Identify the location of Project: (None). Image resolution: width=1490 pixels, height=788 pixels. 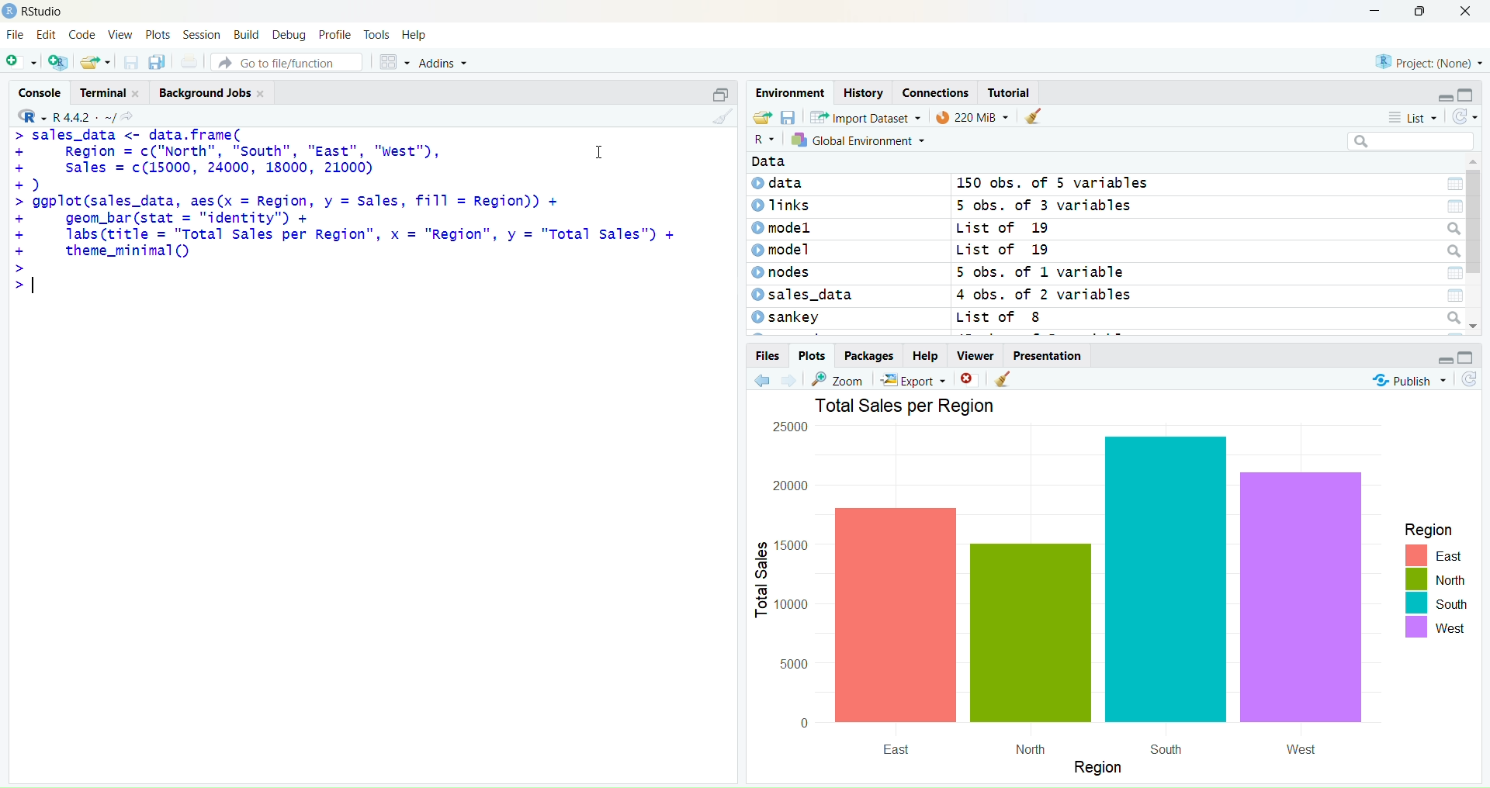
(1429, 60).